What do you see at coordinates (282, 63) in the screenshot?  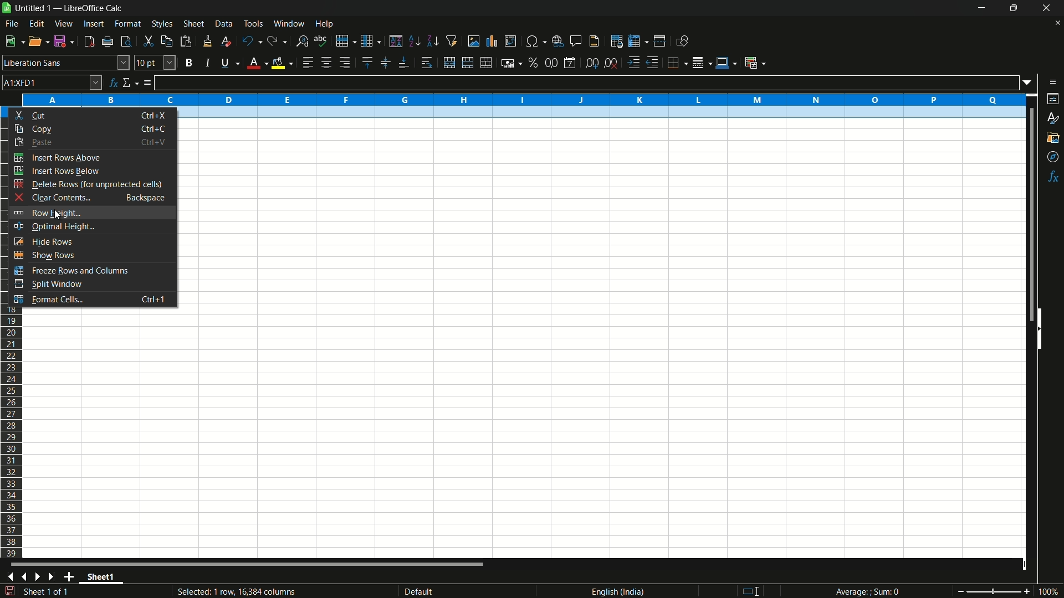 I see `background fill` at bounding box center [282, 63].